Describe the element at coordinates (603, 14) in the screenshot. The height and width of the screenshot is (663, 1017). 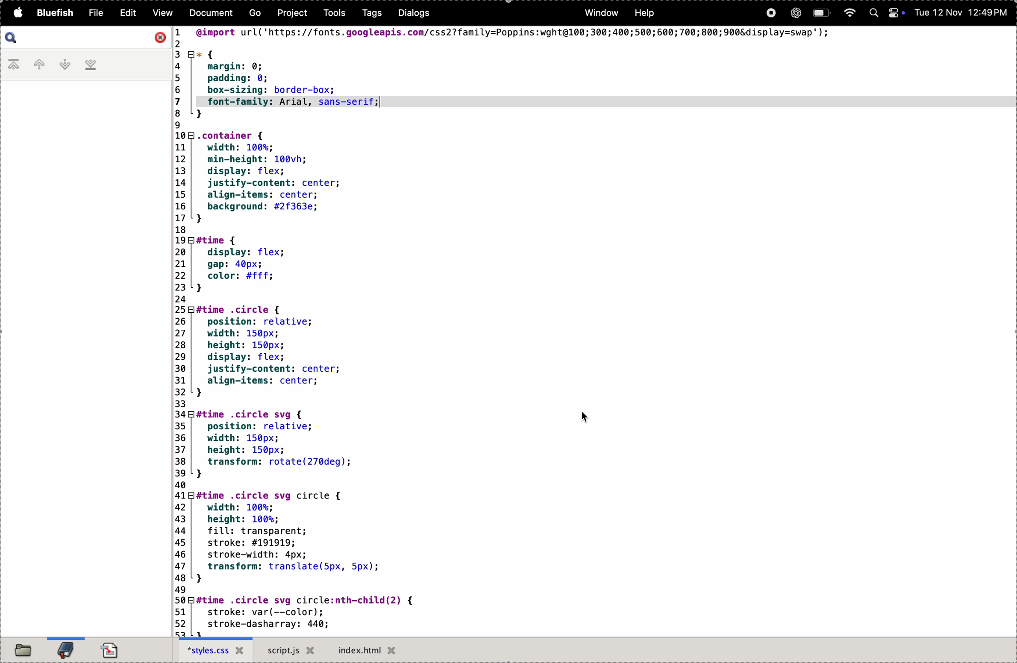
I see `window` at that location.